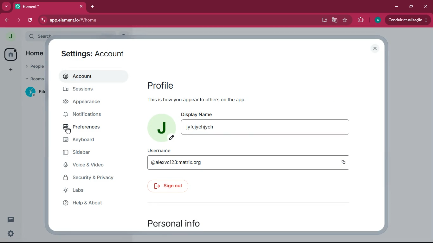 Image resolution: width=433 pixels, height=243 pixels. What do you see at coordinates (86, 153) in the screenshot?
I see `sidebar` at bounding box center [86, 153].